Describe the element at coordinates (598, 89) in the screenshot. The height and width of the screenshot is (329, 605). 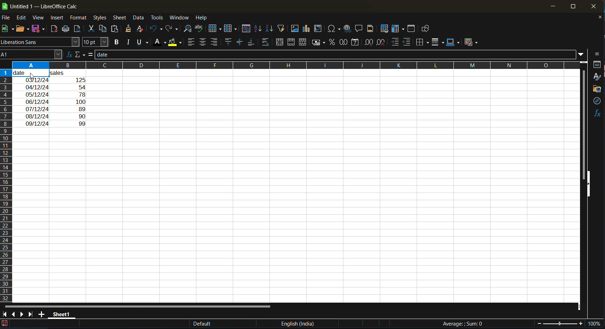
I see `gallery` at that location.